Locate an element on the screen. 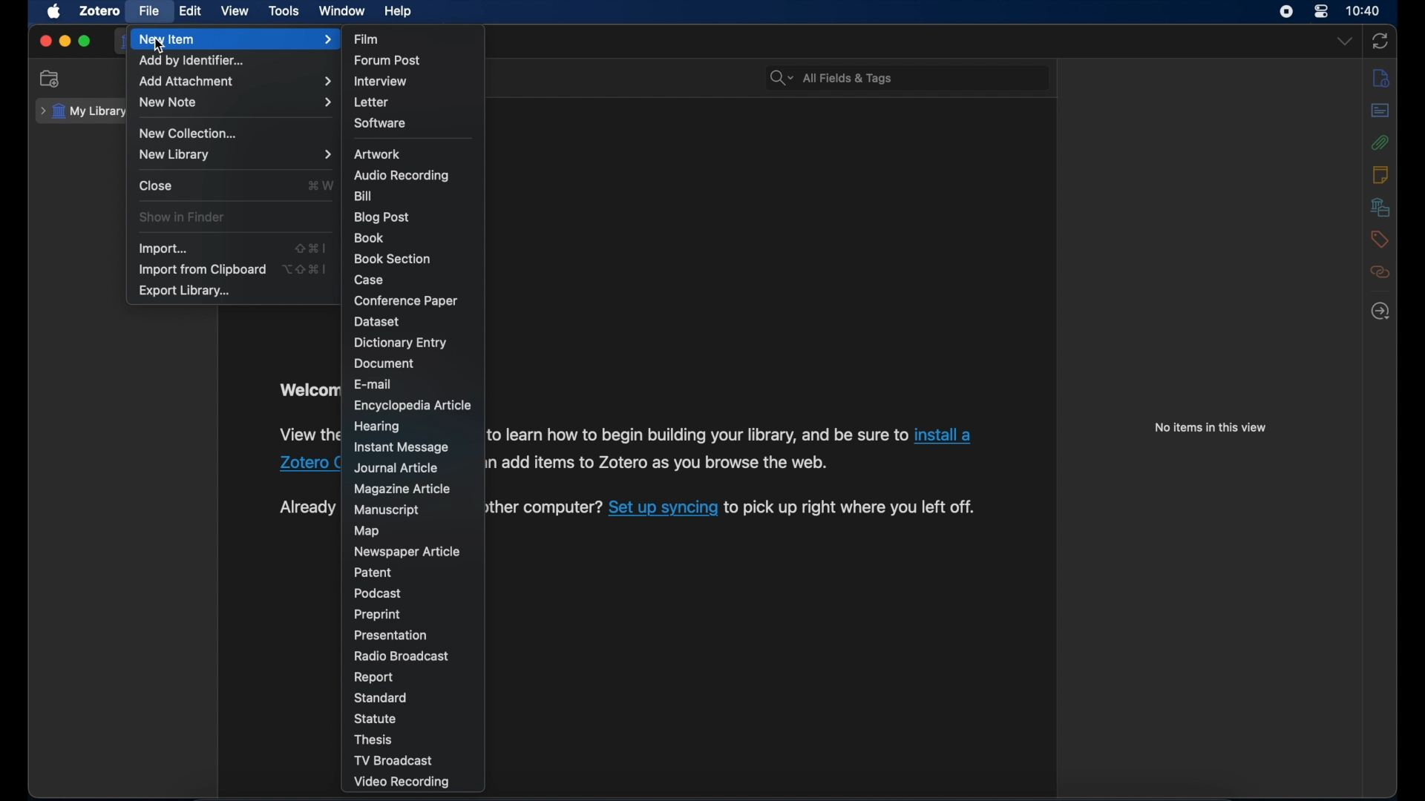  tags is located at coordinates (1380, 241).